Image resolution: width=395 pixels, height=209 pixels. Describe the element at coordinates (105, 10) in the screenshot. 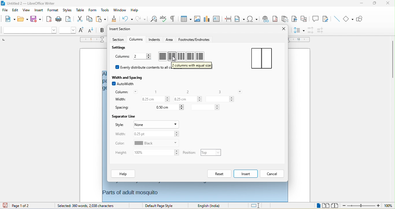

I see `tools` at that location.